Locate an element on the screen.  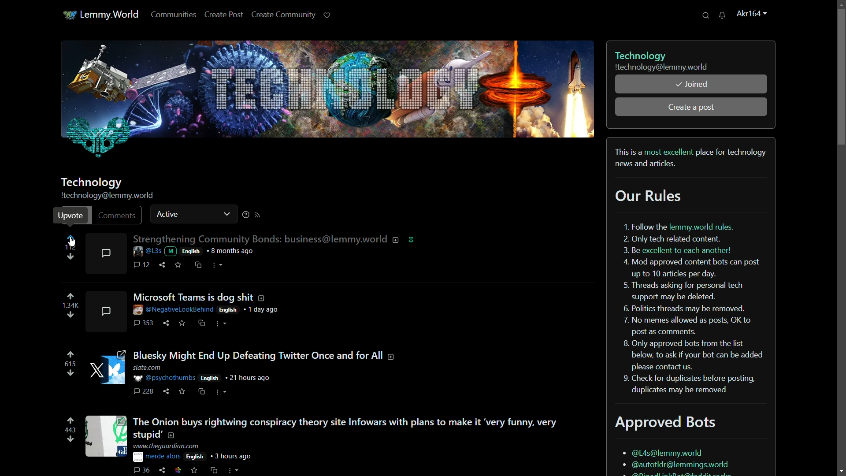
comments is located at coordinates (117, 216).